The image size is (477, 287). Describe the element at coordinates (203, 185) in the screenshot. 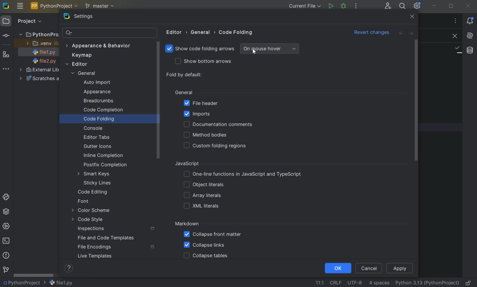

I see `OBJECT LITERALS` at that location.